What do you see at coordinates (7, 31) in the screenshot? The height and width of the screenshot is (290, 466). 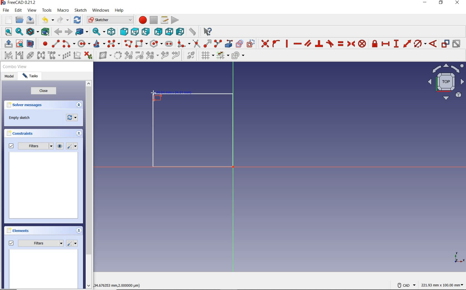 I see `fit all` at bounding box center [7, 31].